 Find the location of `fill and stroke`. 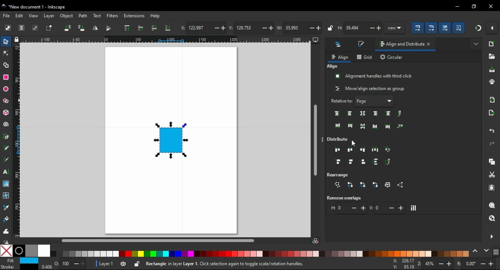

fill and stroke is located at coordinates (362, 44).